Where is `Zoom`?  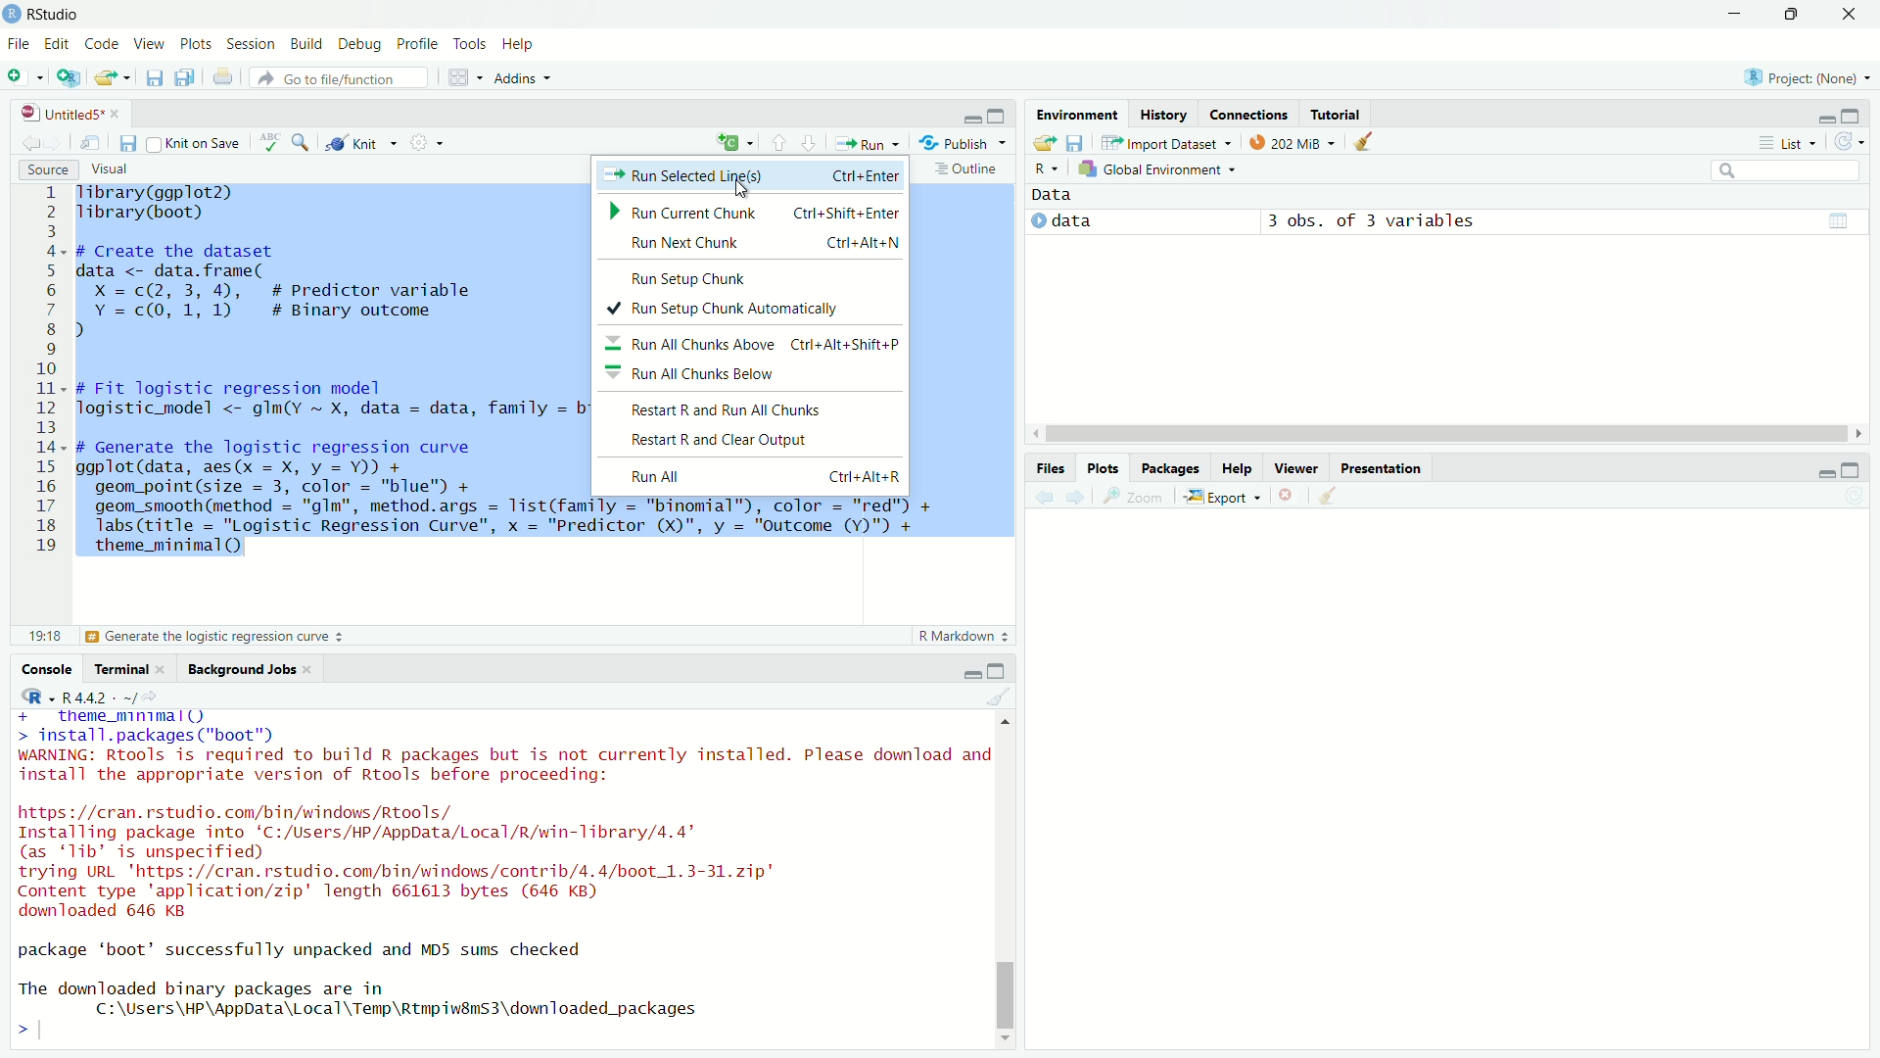
Zoom is located at coordinates (1131, 496).